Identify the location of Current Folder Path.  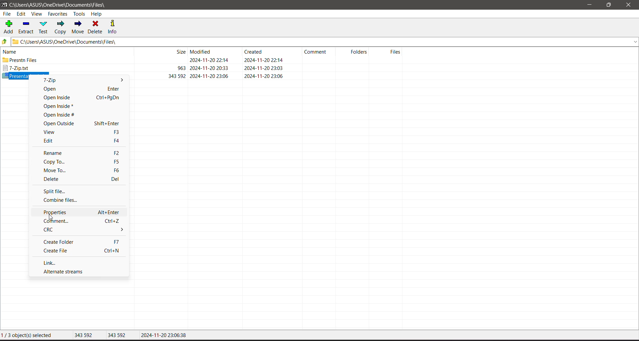
(325, 41).